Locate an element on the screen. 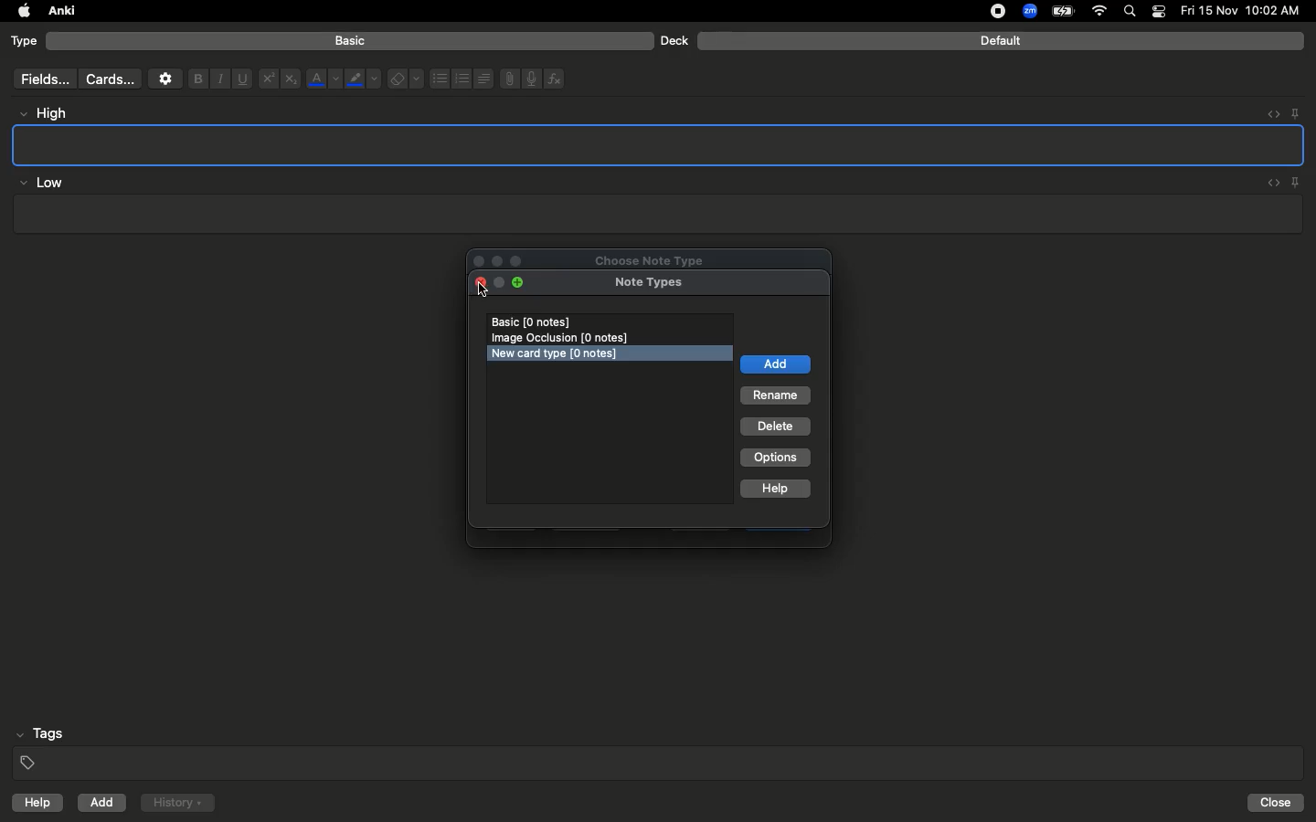 This screenshot has width=1316, height=822. Embed is located at coordinates (1268, 114).